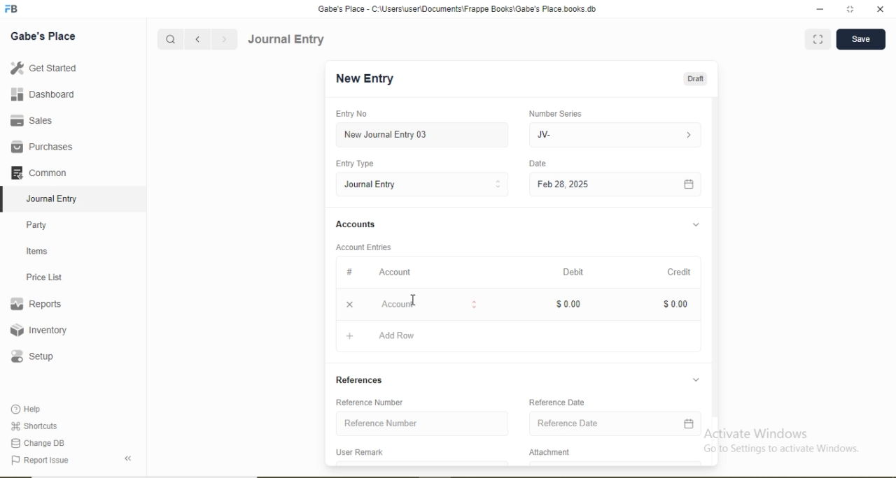 This screenshot has height=478, width=896. I want to click on Stepper Buttons, so click(498, 184).